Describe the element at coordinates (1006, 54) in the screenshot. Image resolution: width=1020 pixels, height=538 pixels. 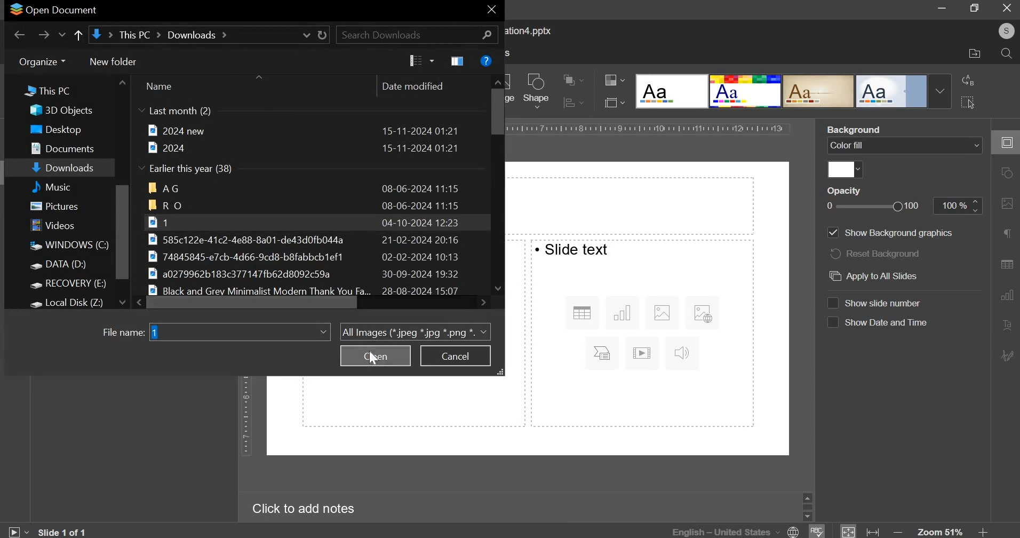
I see `search` at that location.